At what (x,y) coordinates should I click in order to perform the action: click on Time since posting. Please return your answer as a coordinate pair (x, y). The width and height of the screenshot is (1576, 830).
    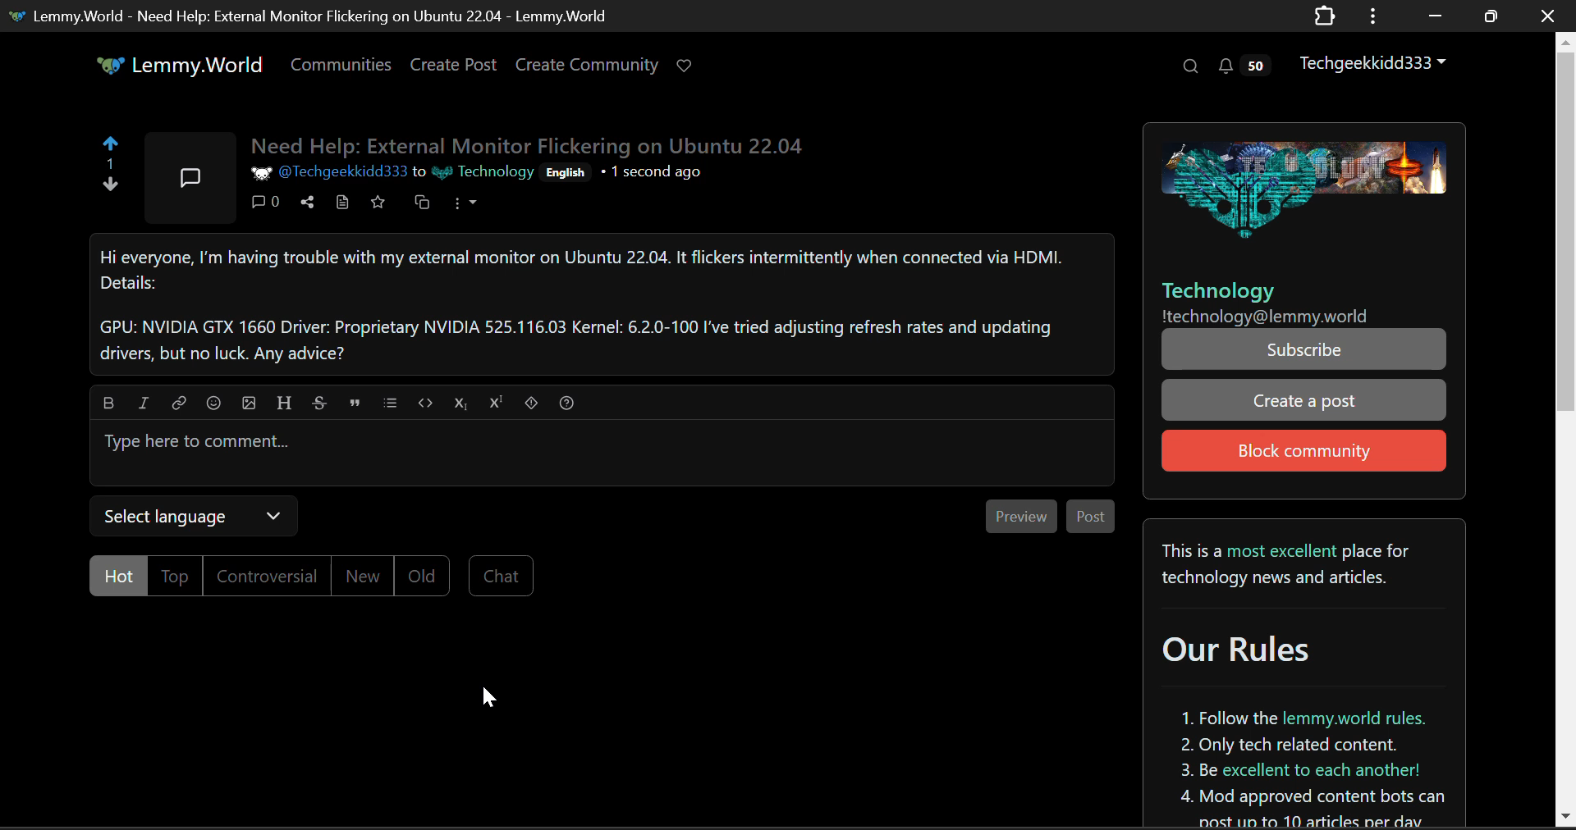
    Looking at the image, I should click on (651, 175).